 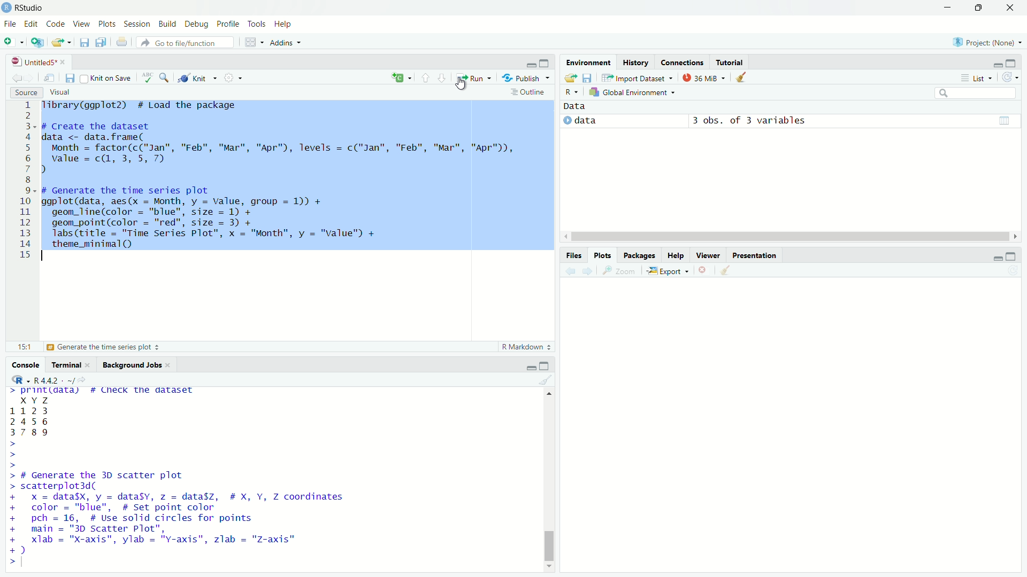 What do you see at coordinates (589, 78) in the screenshot?
I see `save workspace as` at bounding box center [589, 78].